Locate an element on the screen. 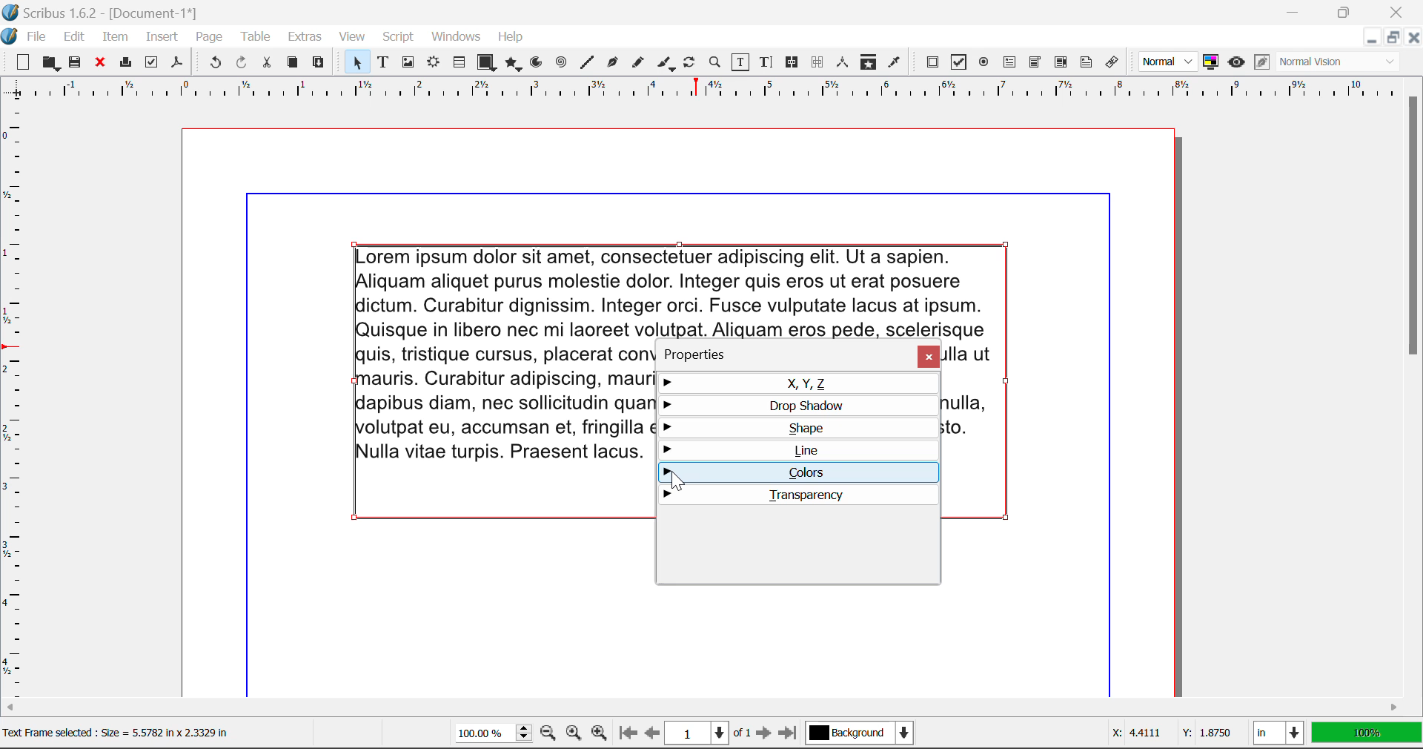  Select is located at coordinates (356, 62).